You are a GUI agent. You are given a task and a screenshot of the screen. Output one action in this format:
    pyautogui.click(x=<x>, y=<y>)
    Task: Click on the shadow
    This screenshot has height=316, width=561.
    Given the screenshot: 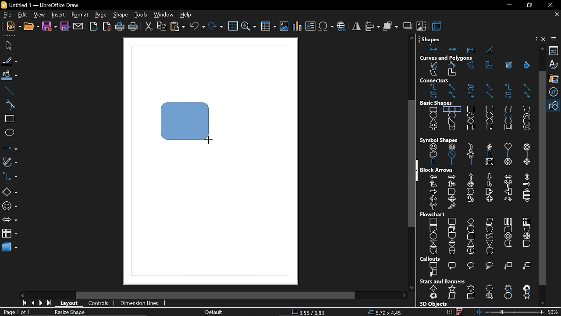 What is the action you would take?
    pyautogui.click(x=407, y=25)
    